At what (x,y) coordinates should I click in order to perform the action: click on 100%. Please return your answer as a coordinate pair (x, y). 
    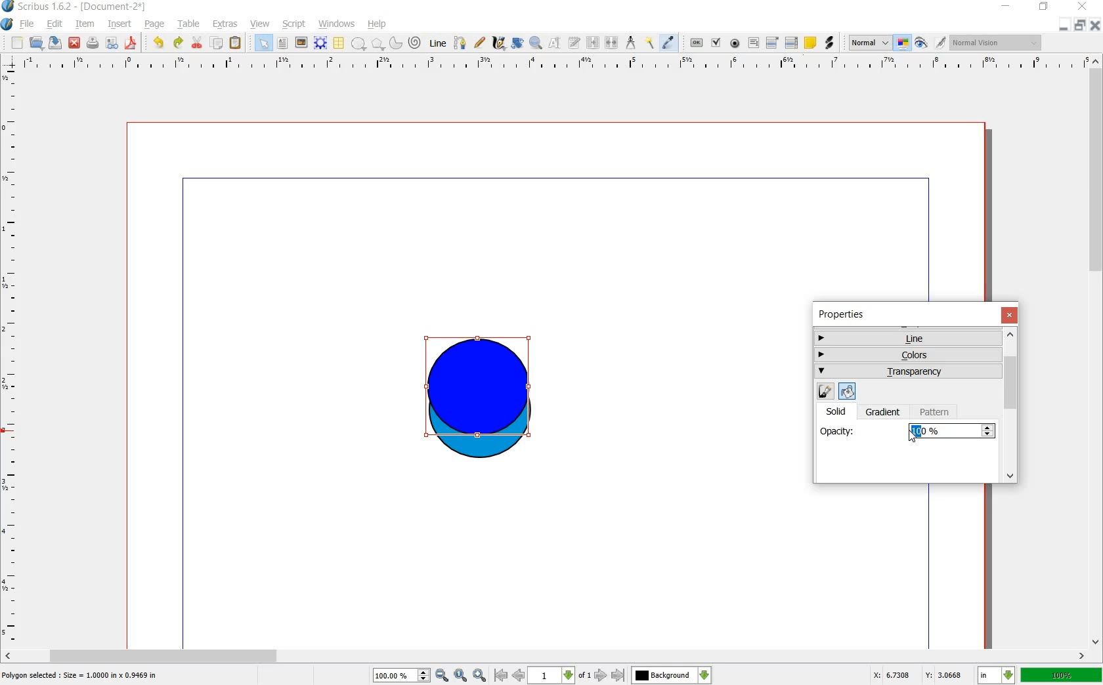
    Looking at the image, I should click on (394, 675).